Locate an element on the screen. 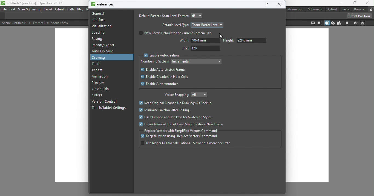 The width and height of the screenshot is (374, 196). Scan & Cleanup is located at coordinates (30, 10).